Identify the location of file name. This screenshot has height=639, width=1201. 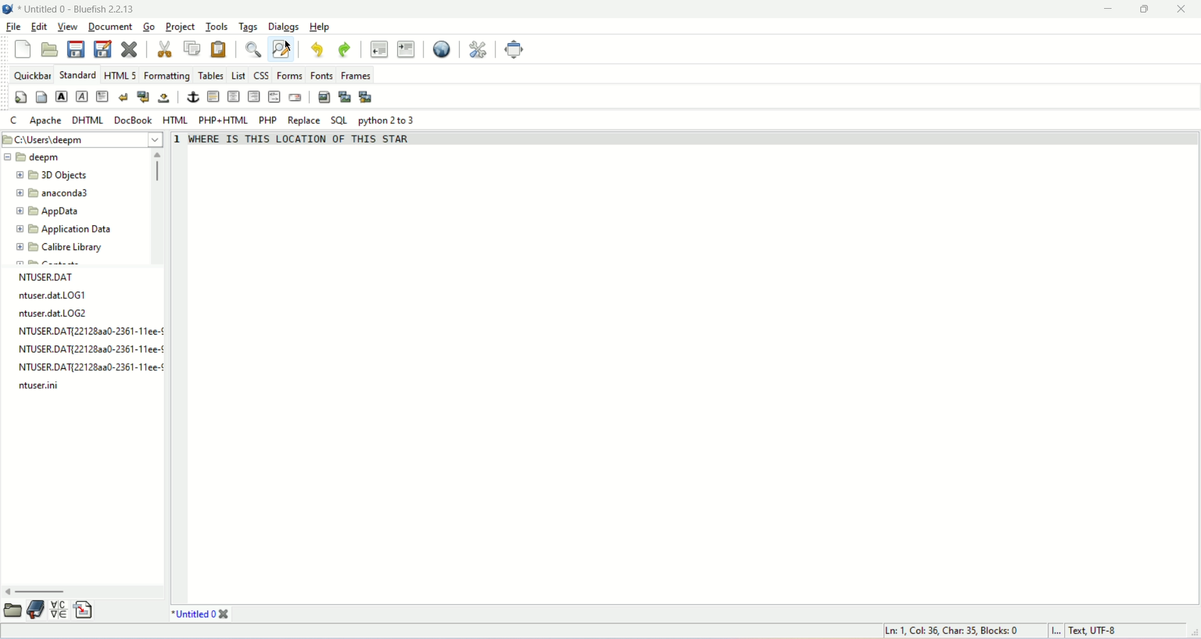
(90, 369).